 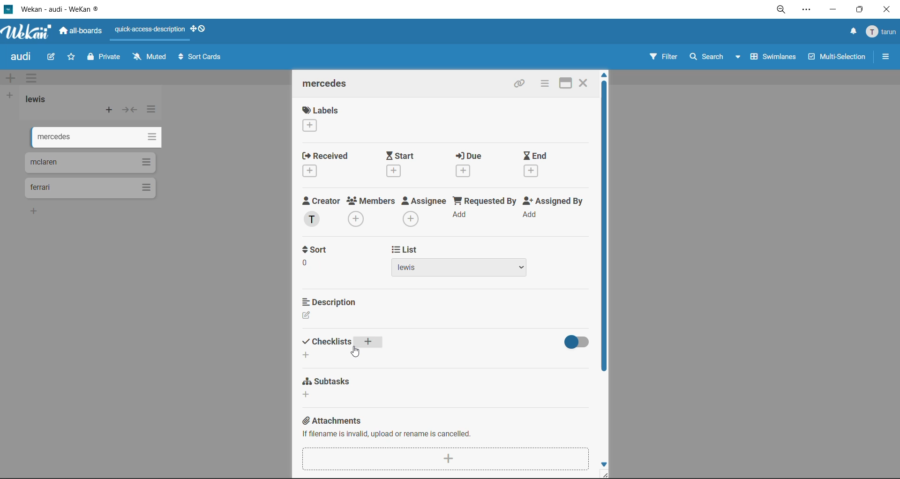 What do you see at coordinates (318, 249) in the screenshot?
I see `t` at bounding box center [318, 249].